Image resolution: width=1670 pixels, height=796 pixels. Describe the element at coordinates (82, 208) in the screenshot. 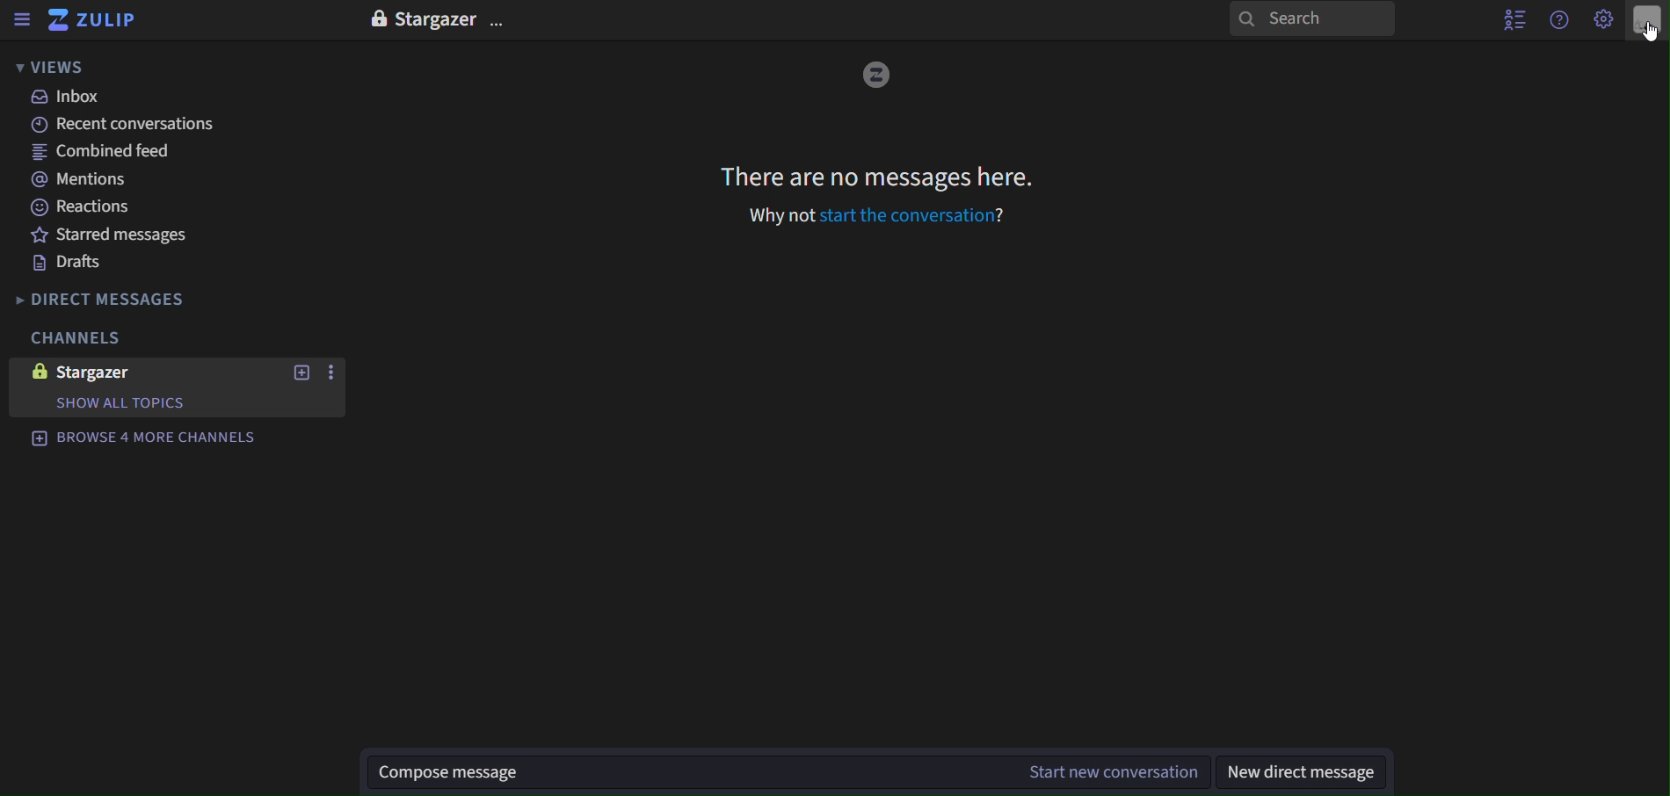

I see `reactions` at that location.